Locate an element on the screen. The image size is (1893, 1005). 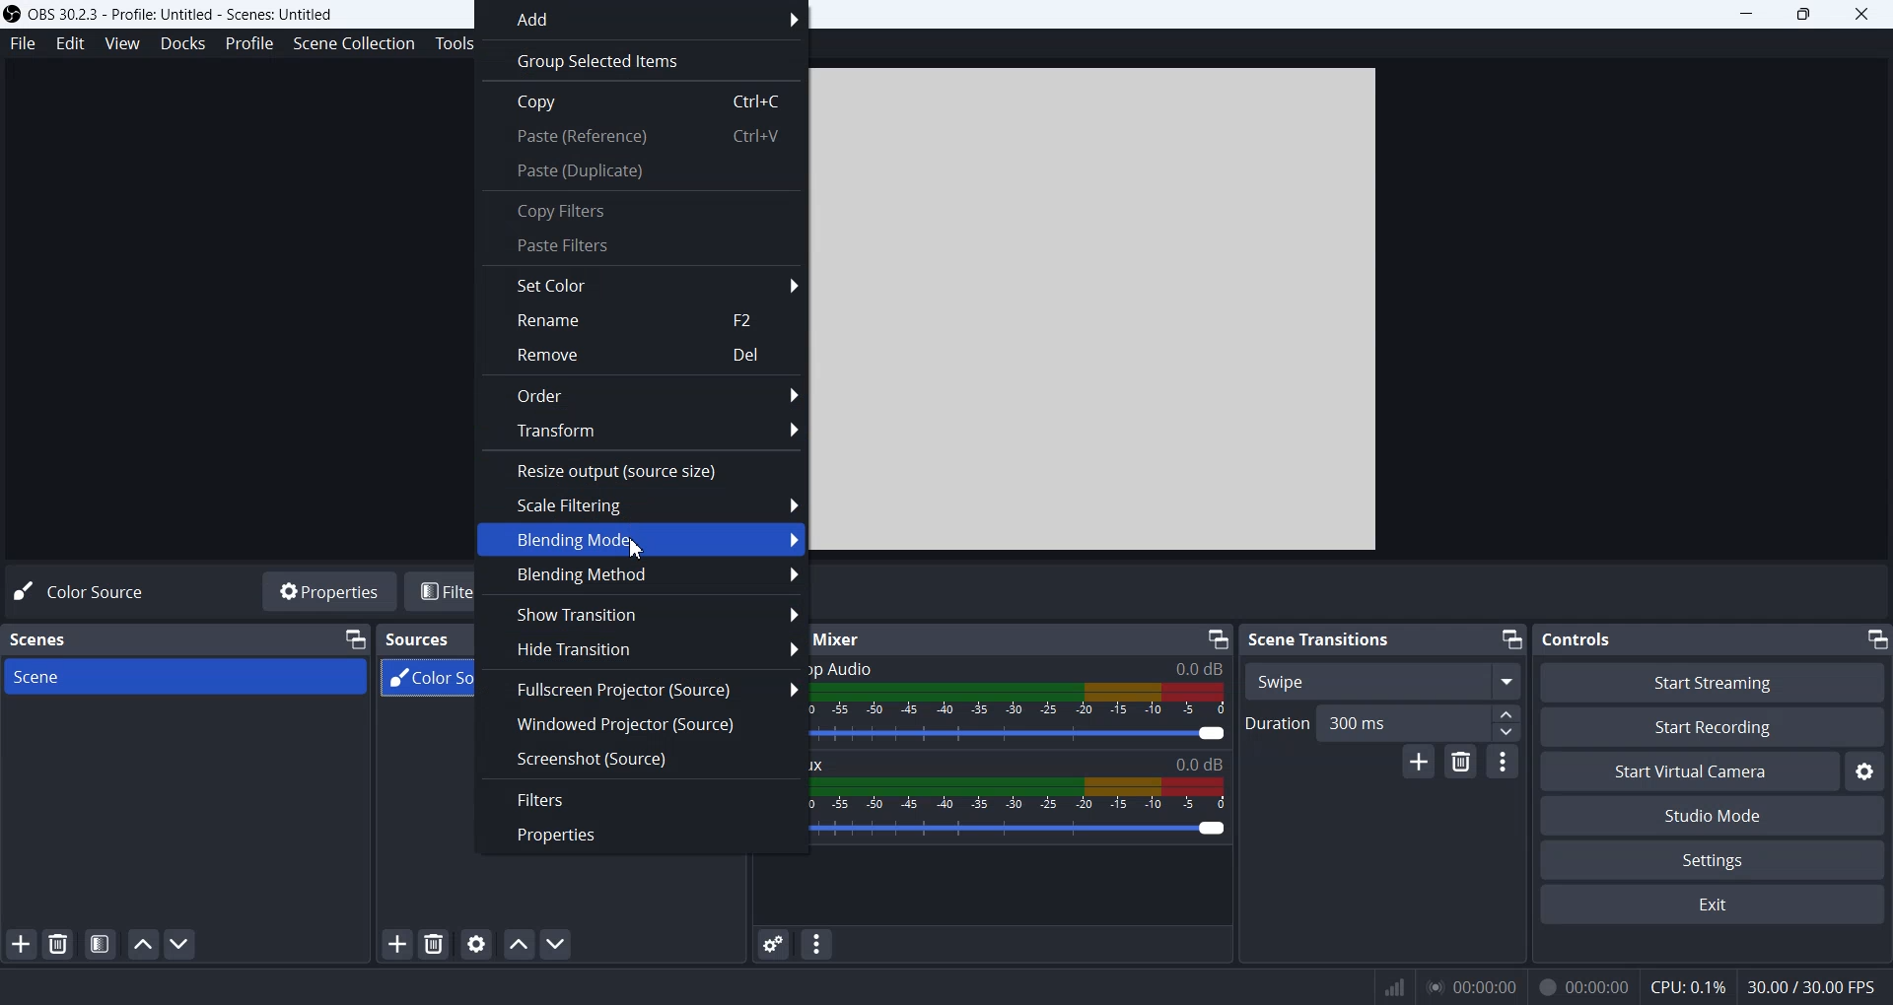
Docks is located at coordinates (182, 42).